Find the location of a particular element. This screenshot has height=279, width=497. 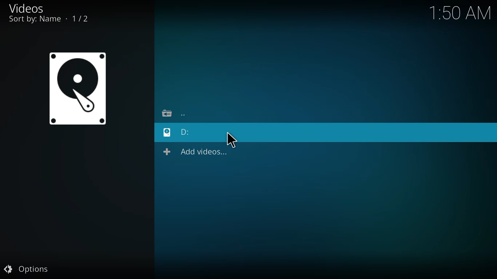

d drive added is located at coordinates (186, 133).